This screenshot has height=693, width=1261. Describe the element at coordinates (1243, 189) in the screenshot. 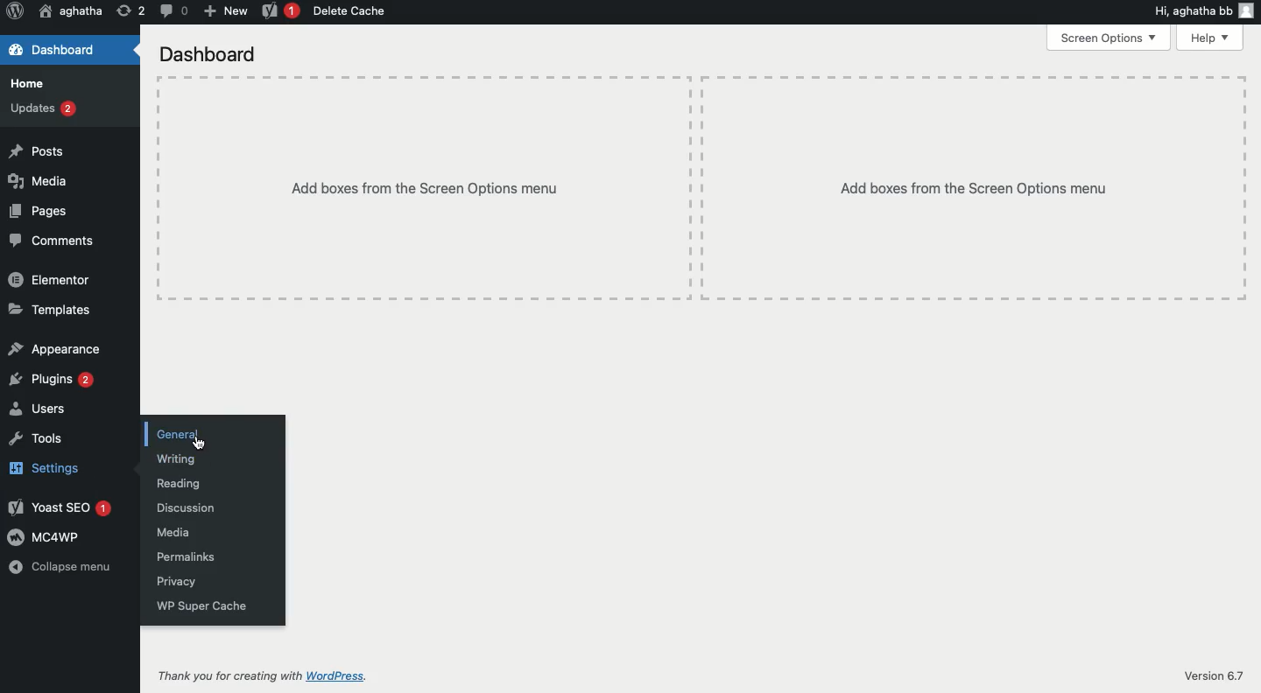

I see `Table line` at that location.